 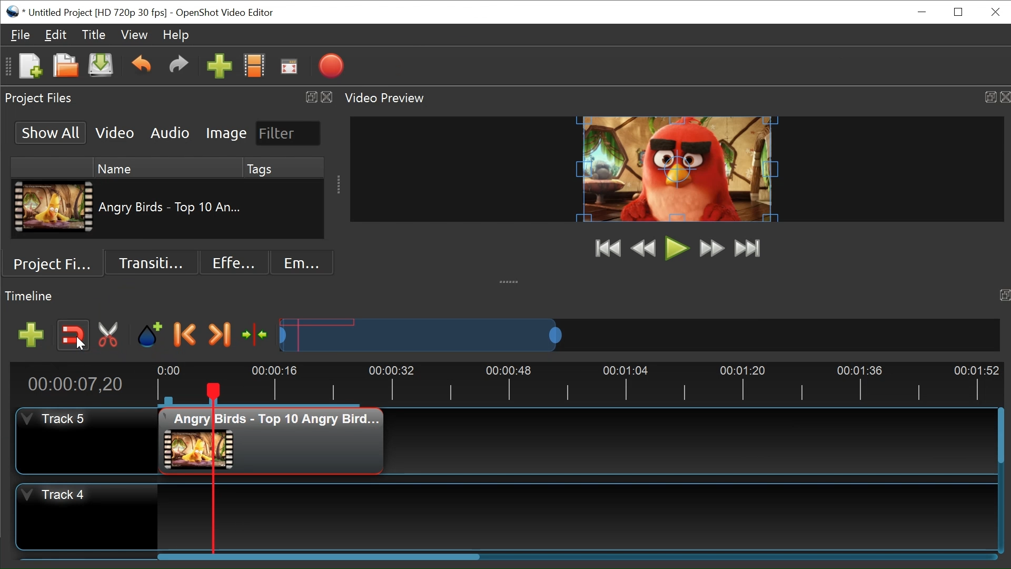 I want to click on add, so click(x=220, y=68).